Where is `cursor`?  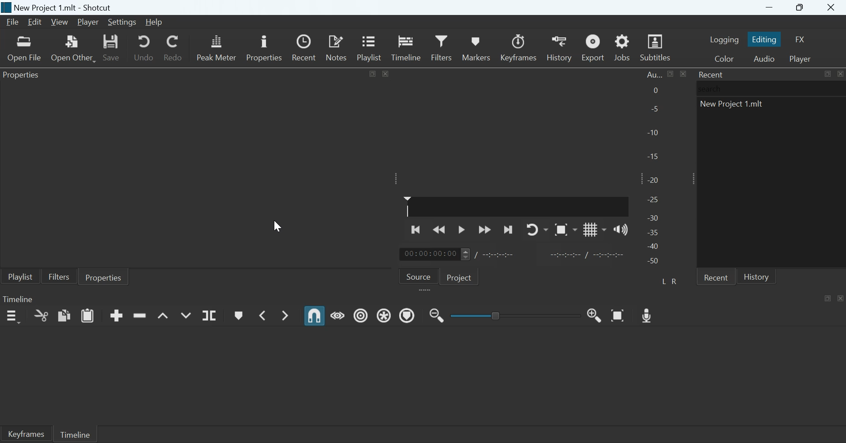 cursor is located at coordinates (279, 227).